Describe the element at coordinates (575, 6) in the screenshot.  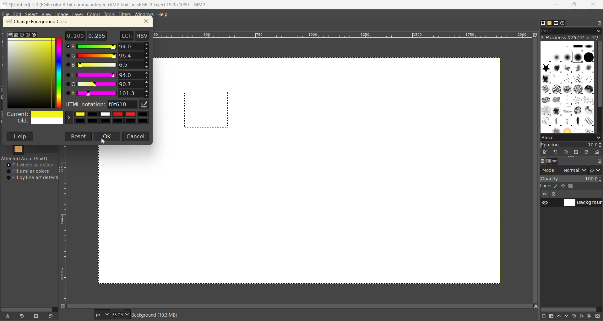
I see `maximize` at that location.